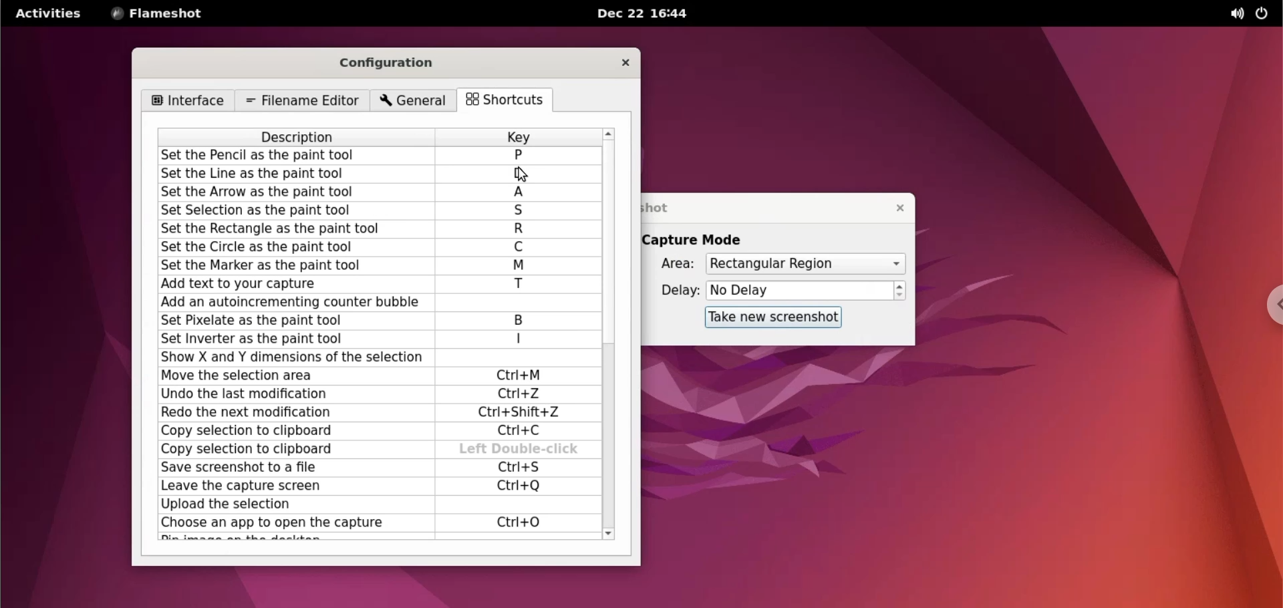 This screenshot has width=1283, height=608. I want to click on set inverter as paint tool, so click(288, 339).